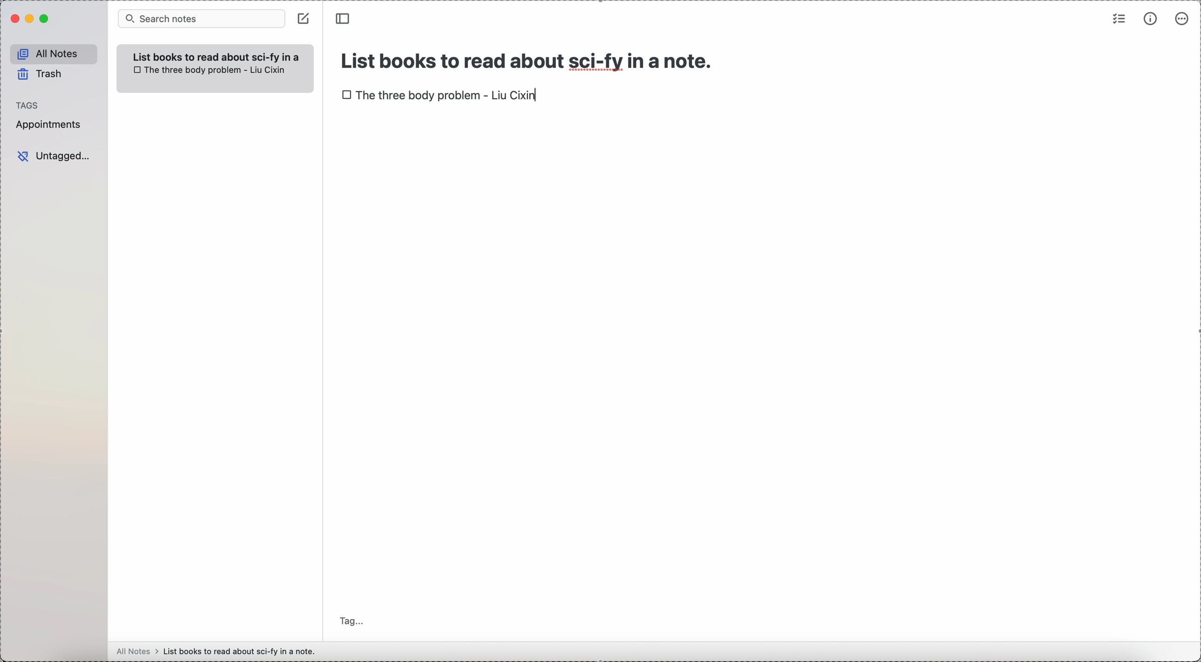 The height and width of the screenshot is (662, 1201). Describe the element at coordinates (1181, 20) in the screenshot. I see `more options` at that location.